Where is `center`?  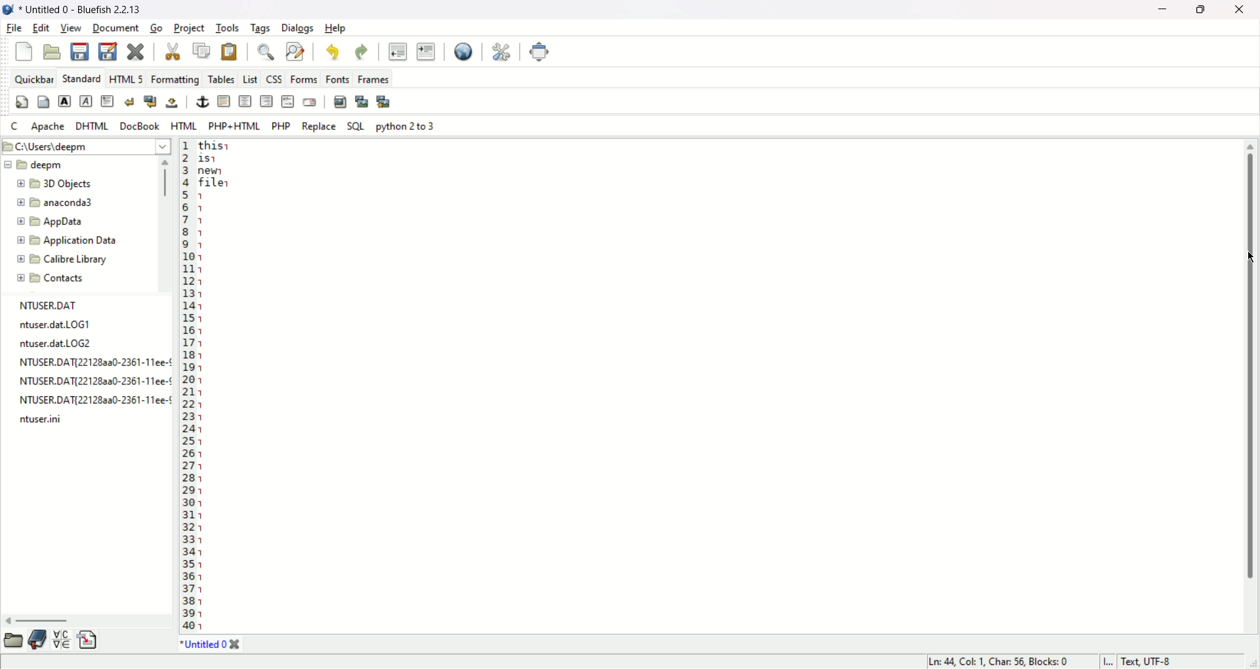
center is located at coordinates (246, 101).